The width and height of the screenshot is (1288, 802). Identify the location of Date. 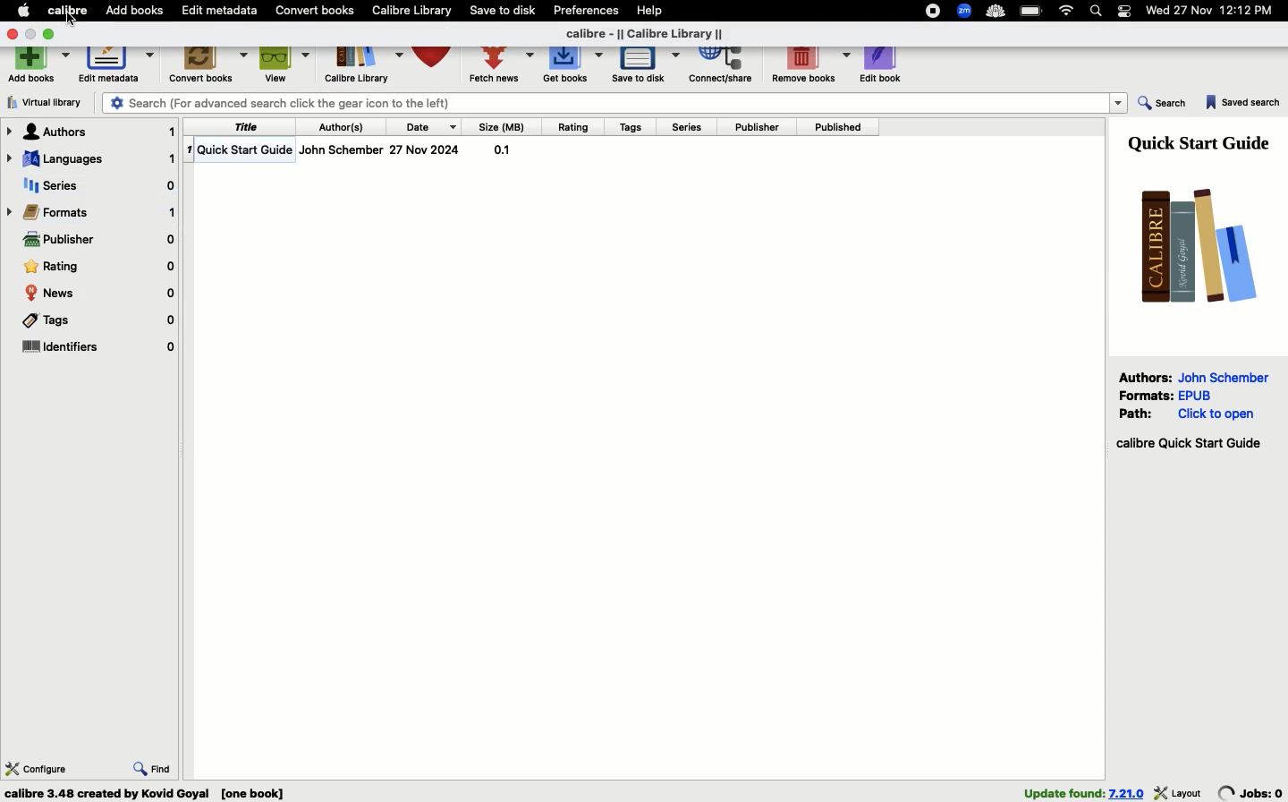
(424, 127).